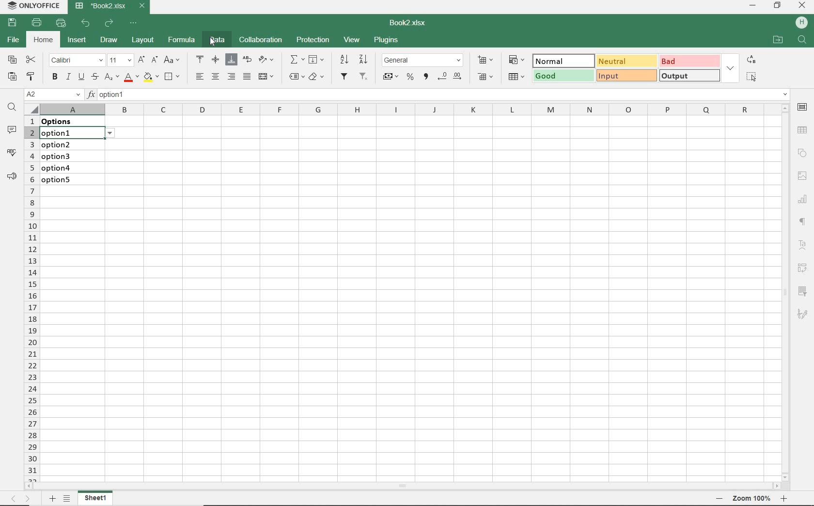  What do you see at coordinates (425, 78) in the screenshot?
I see `COMMA STYLE` at bounding box center [425, 78].